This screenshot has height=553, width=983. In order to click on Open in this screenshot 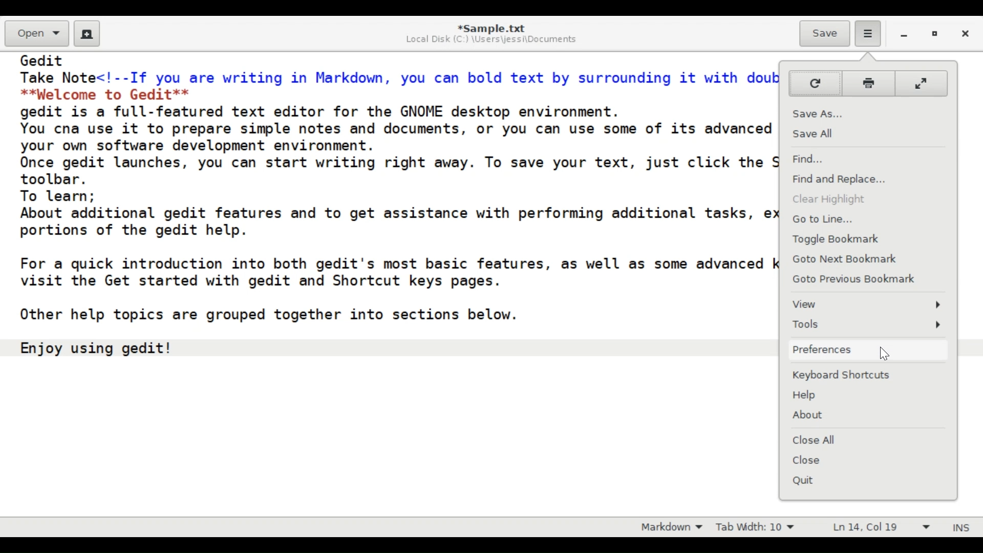, I will do `click(36, 33)`.